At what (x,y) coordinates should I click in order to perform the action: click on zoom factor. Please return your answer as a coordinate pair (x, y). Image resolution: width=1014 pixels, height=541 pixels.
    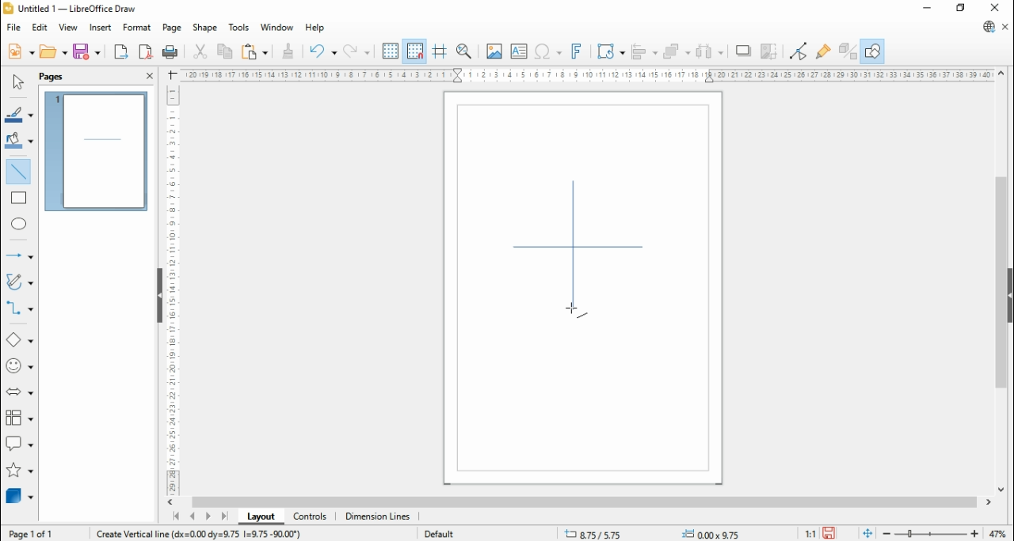
    Looking at the image, I should click on (1000, 533).